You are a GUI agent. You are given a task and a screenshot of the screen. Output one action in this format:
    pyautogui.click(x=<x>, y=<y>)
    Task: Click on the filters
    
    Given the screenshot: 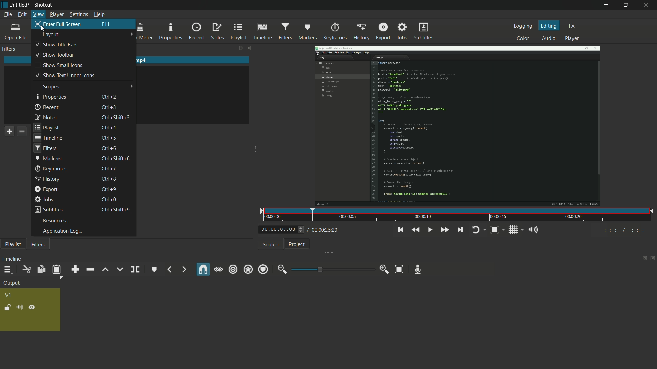 What is the action you would take?
    pyautogui.click(x=9, y=49)
    